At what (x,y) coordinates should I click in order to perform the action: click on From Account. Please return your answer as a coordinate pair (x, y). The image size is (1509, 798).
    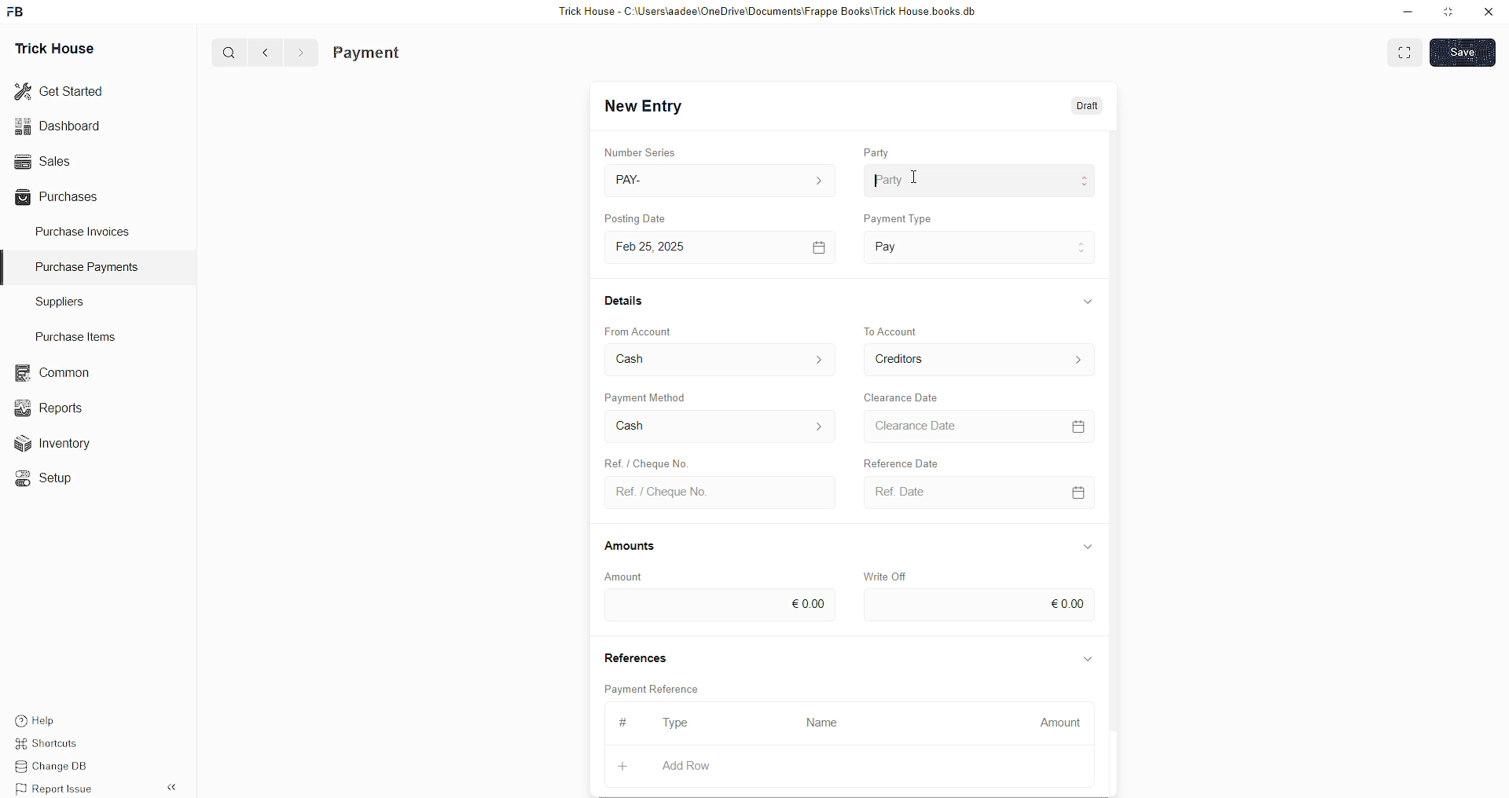
    Looking at the image, I should click on (660, 361).